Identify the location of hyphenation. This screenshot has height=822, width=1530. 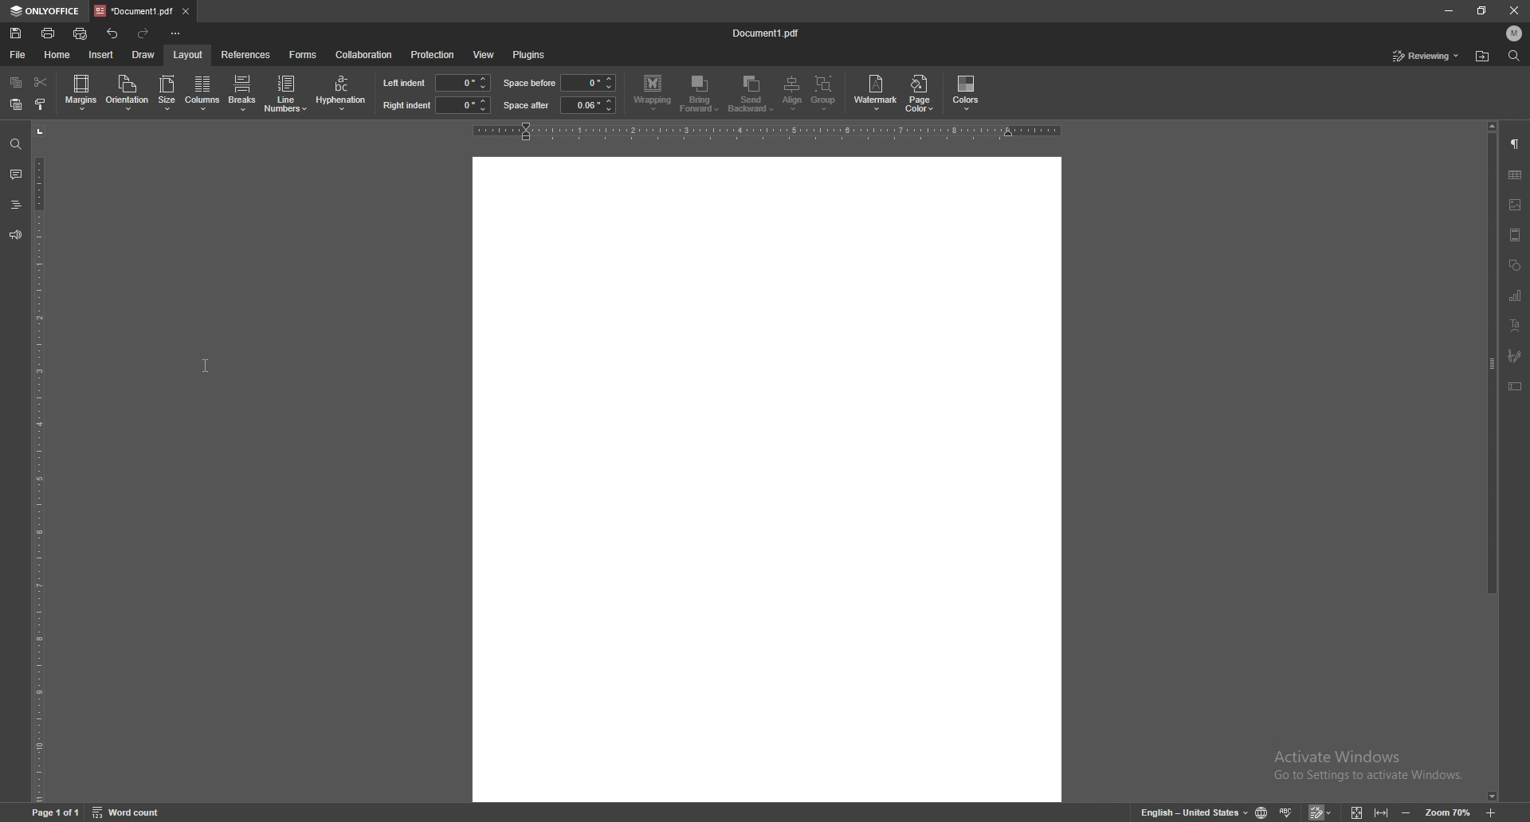
(341, 93).